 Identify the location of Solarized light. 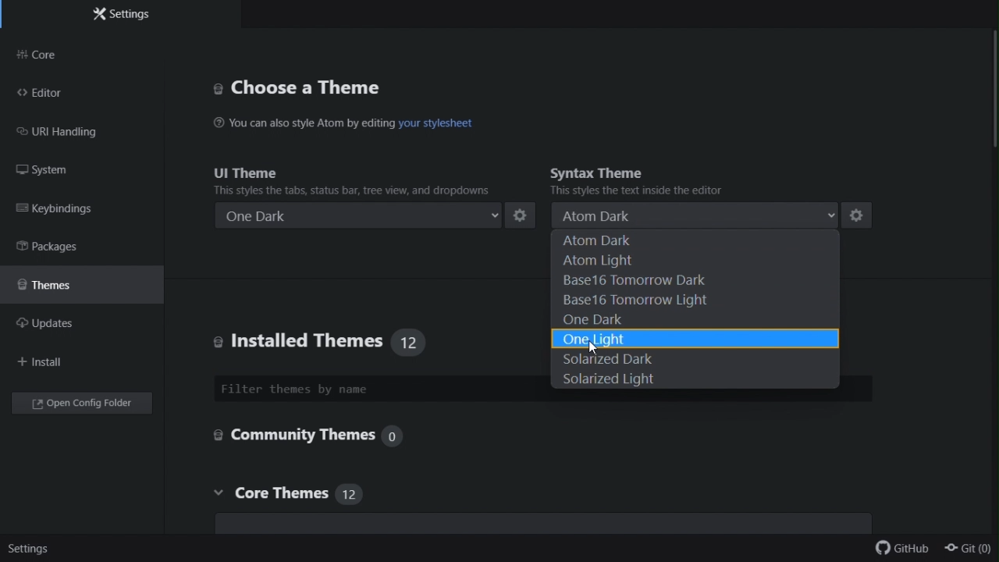
(700, 377).